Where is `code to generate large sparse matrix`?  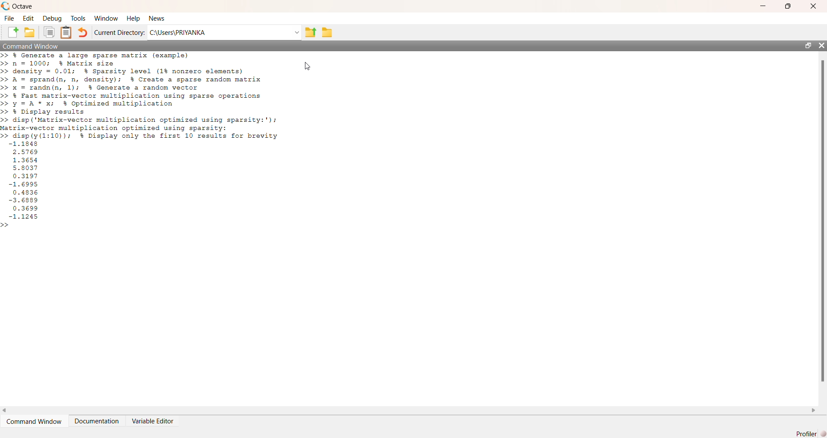 code to generate large sparse matrix is located at coordinates (137, 79).